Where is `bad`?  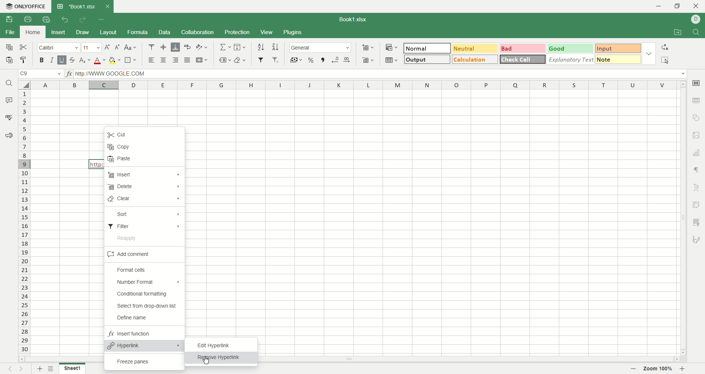
bad is located at coordinates (523, 48).